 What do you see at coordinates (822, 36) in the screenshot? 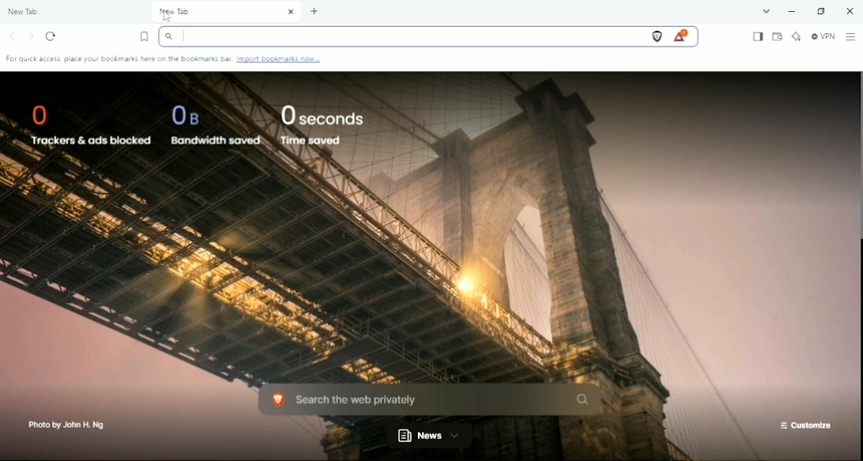
I see `Brave Firewall +  VPN` at bounding box center [822, 36].